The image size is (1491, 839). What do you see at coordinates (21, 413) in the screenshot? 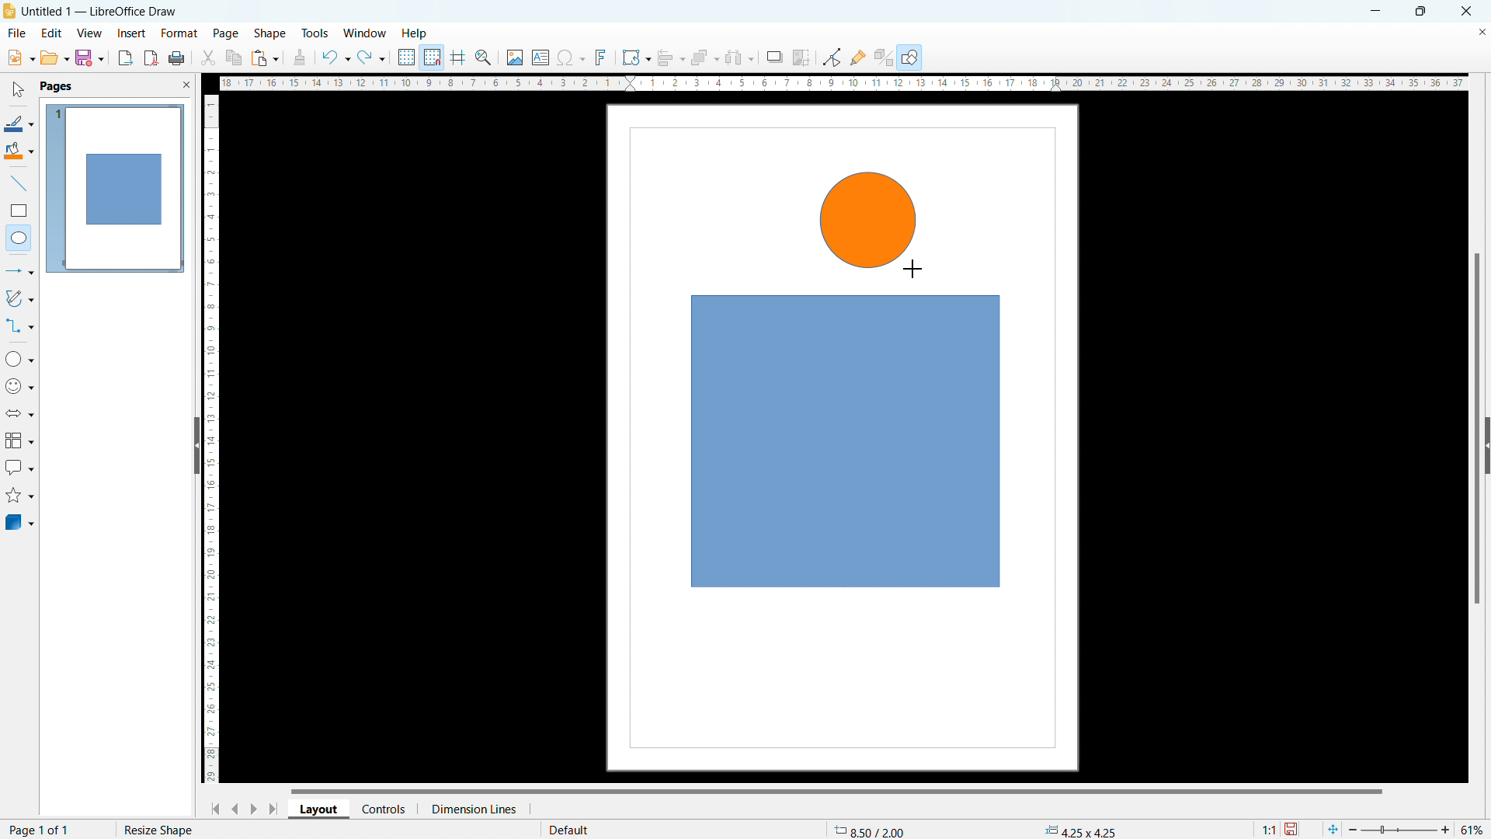
I see `block arrows` at bounding box center [21, 413].